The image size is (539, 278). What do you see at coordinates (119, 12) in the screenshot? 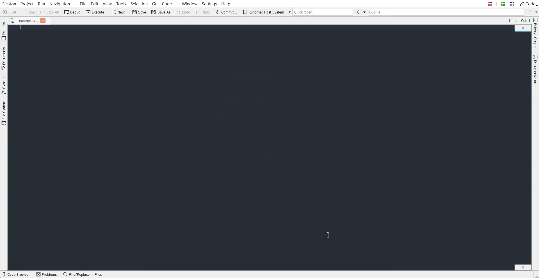
I see `New` at bounding box center [119, 12].